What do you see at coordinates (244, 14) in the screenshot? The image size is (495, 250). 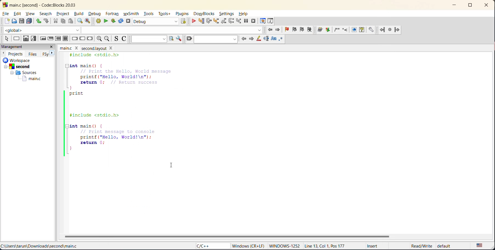 I see `help` at bounding box center [244, 14].